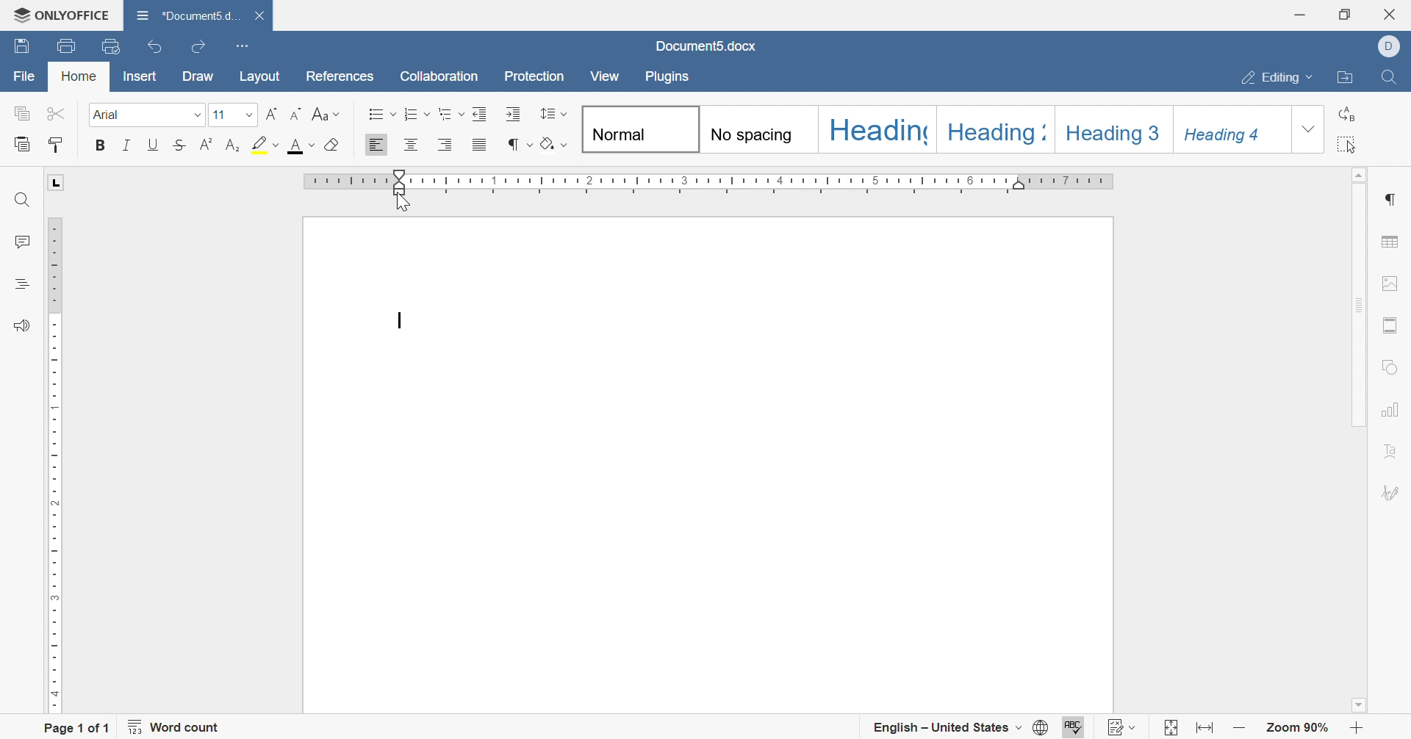 The width and height of the screenshot is (1411, 739). I want to click on strikethrough, so click(182, 144).